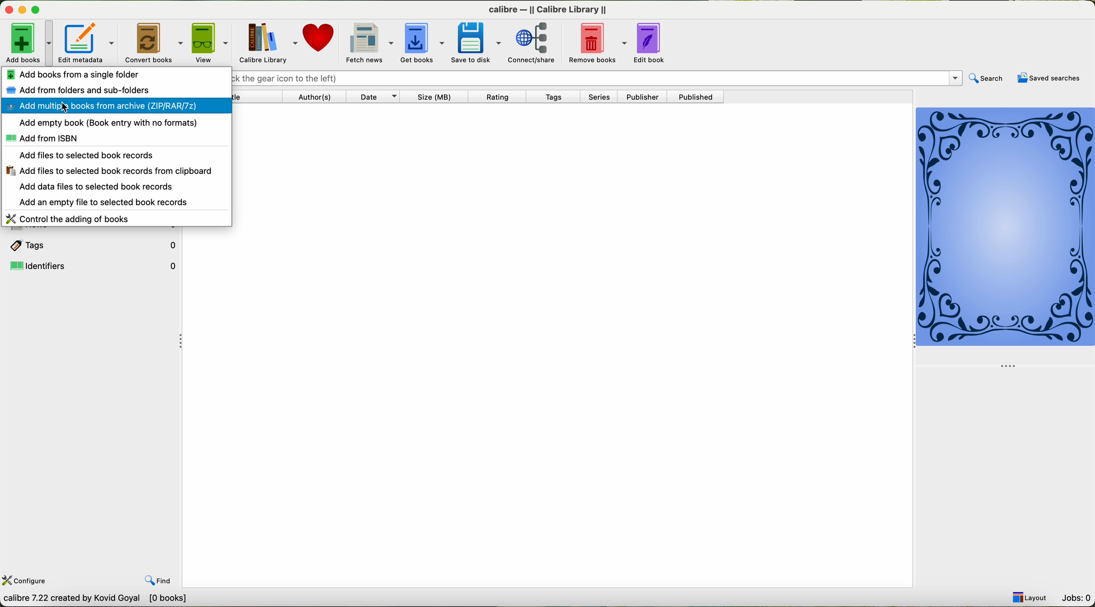 The image size is (1095, 607). What do you see at coordinates (153, 42) in the screenshot?
I see `convert books` at bounding box center [153, 42].